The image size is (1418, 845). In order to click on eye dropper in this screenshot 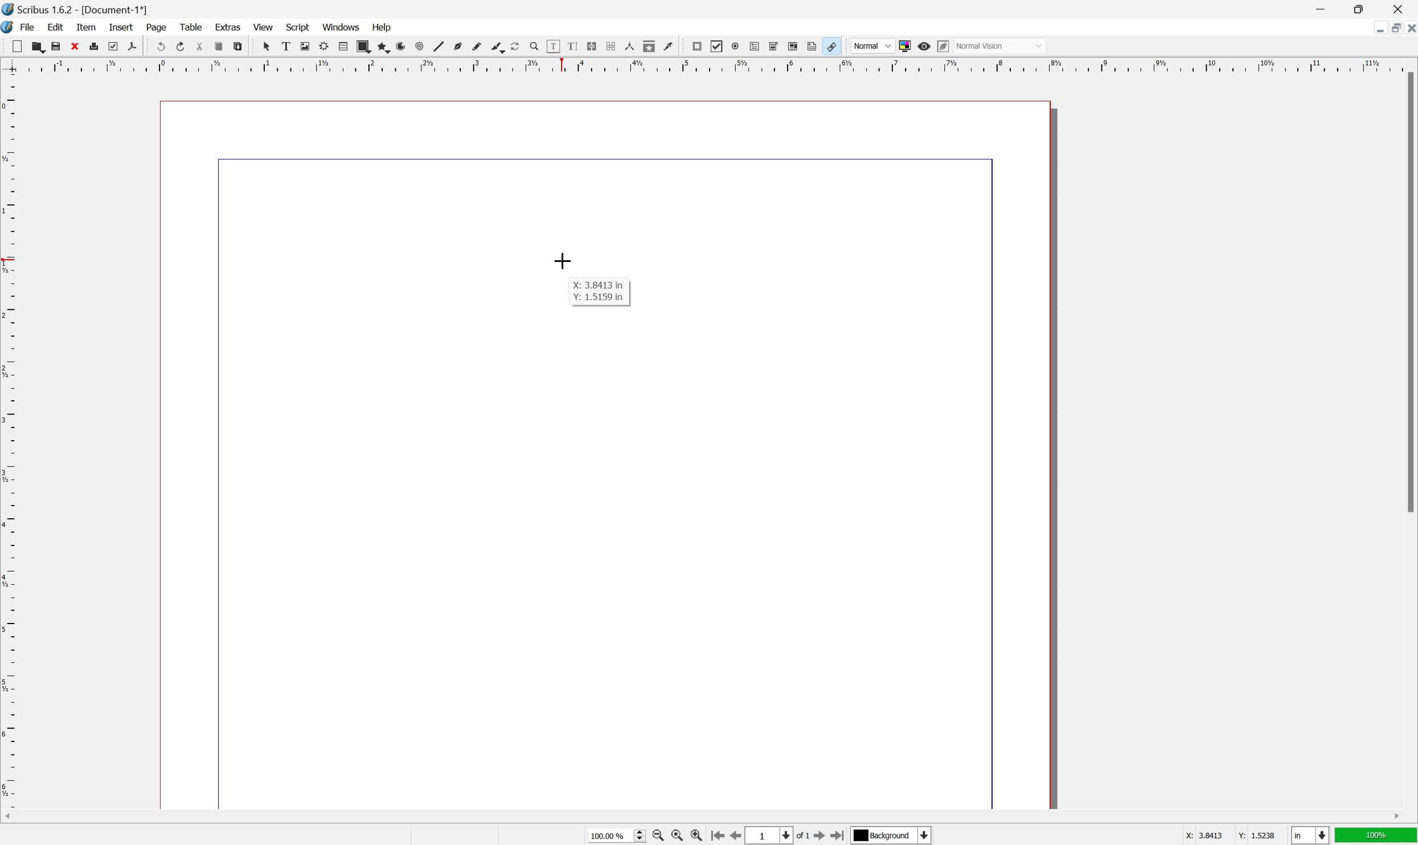, I will do `click(669, 47)`.